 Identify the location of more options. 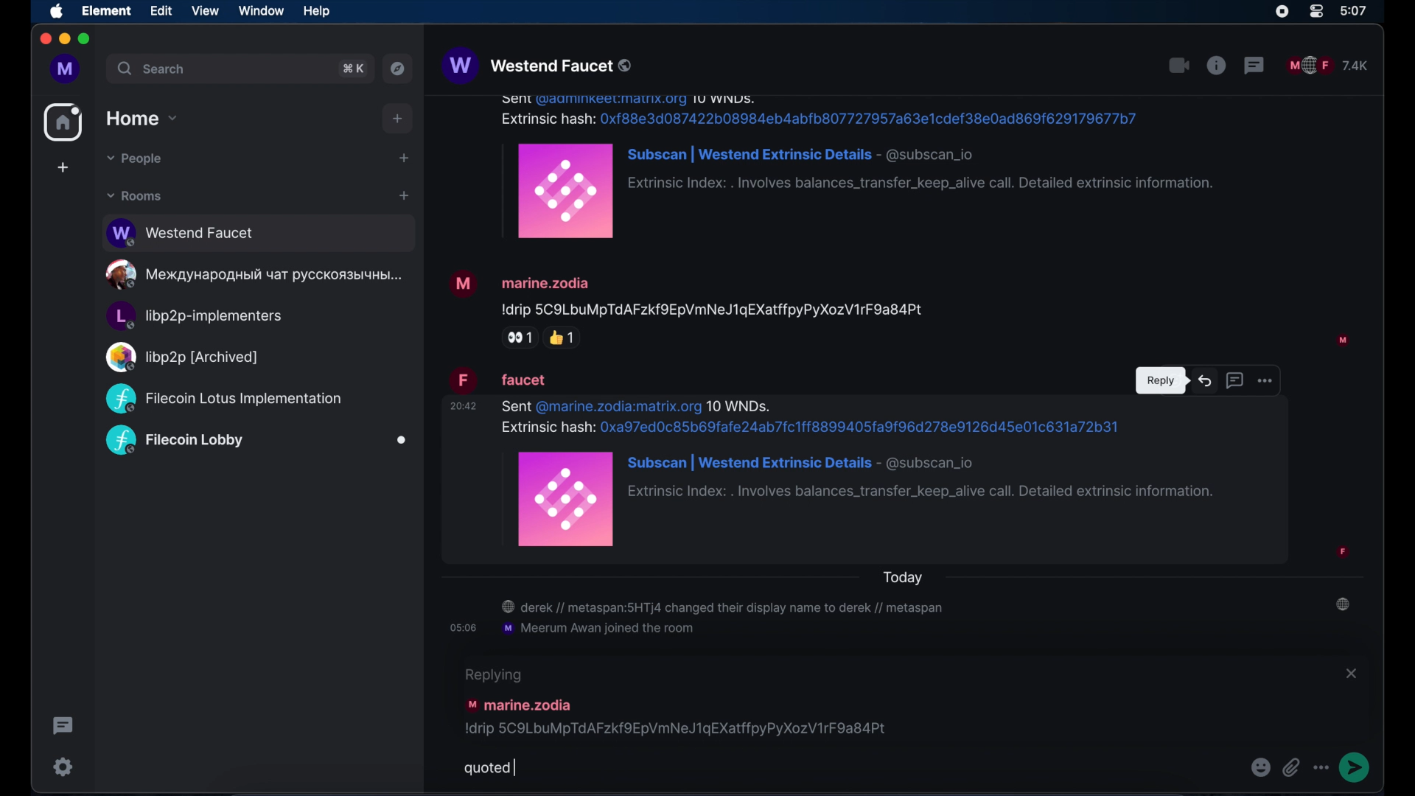
(1265, 379).